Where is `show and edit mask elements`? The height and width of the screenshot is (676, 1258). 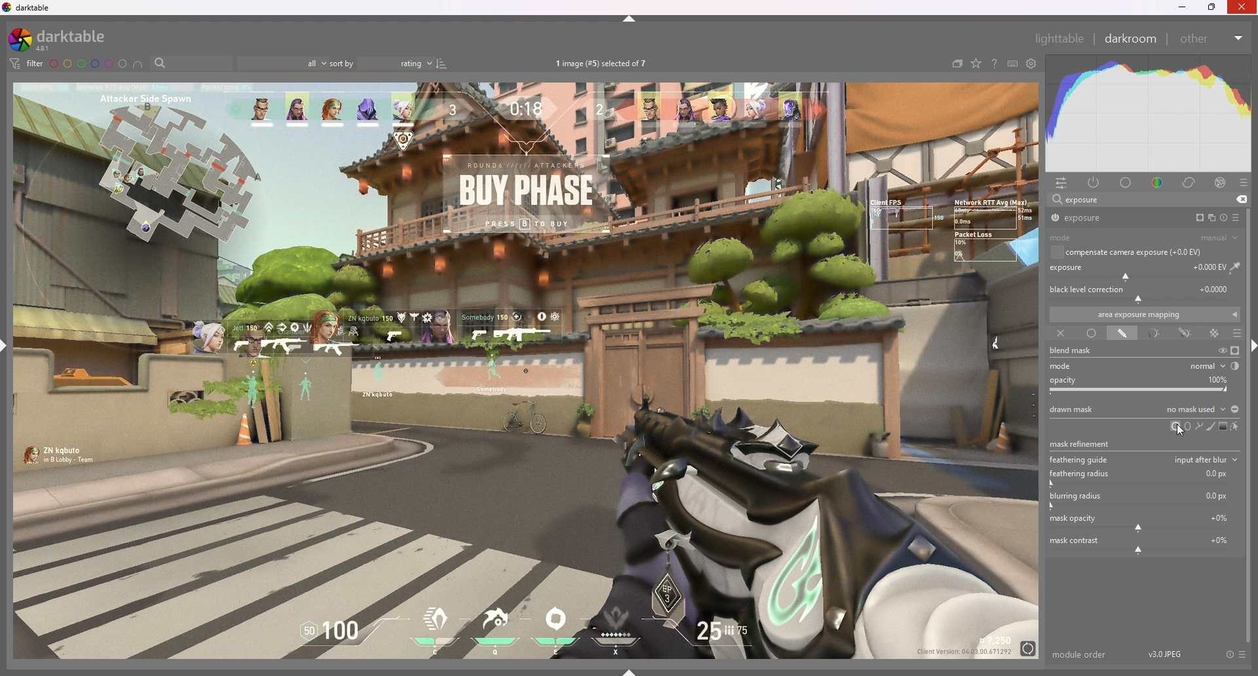 show and edit mask elements is located at coordinates (1236, 426).